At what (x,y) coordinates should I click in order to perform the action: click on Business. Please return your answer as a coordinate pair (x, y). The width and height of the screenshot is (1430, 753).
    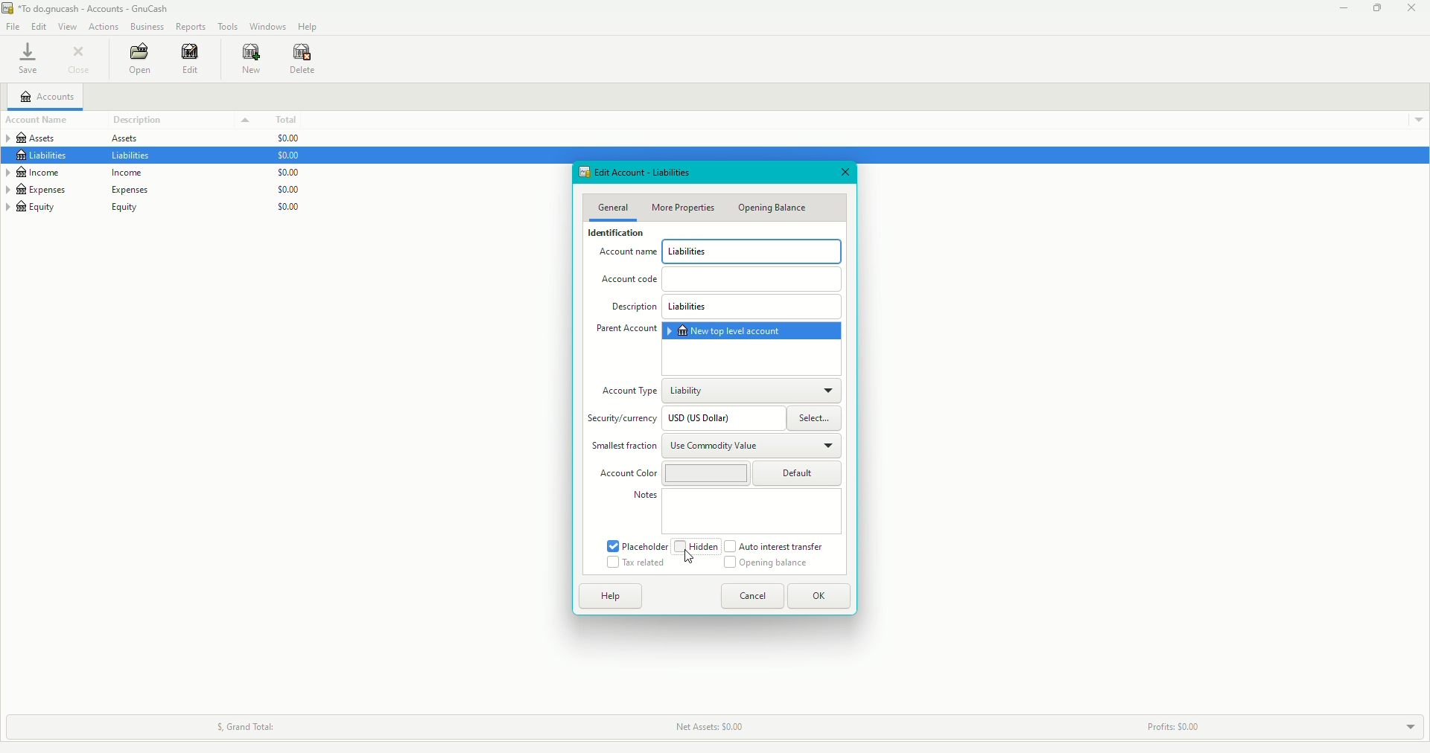
    Looking at the image, I should click on (146, 27).